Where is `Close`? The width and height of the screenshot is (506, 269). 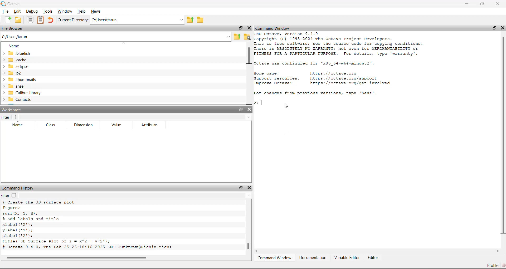
Close is located at coordinates (498, 3).